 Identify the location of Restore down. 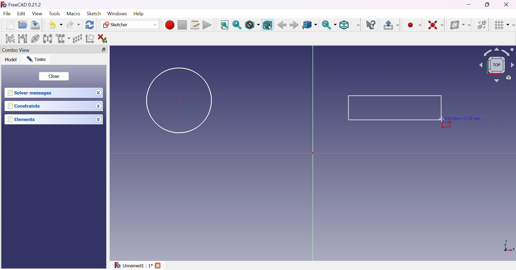
(102, 50).